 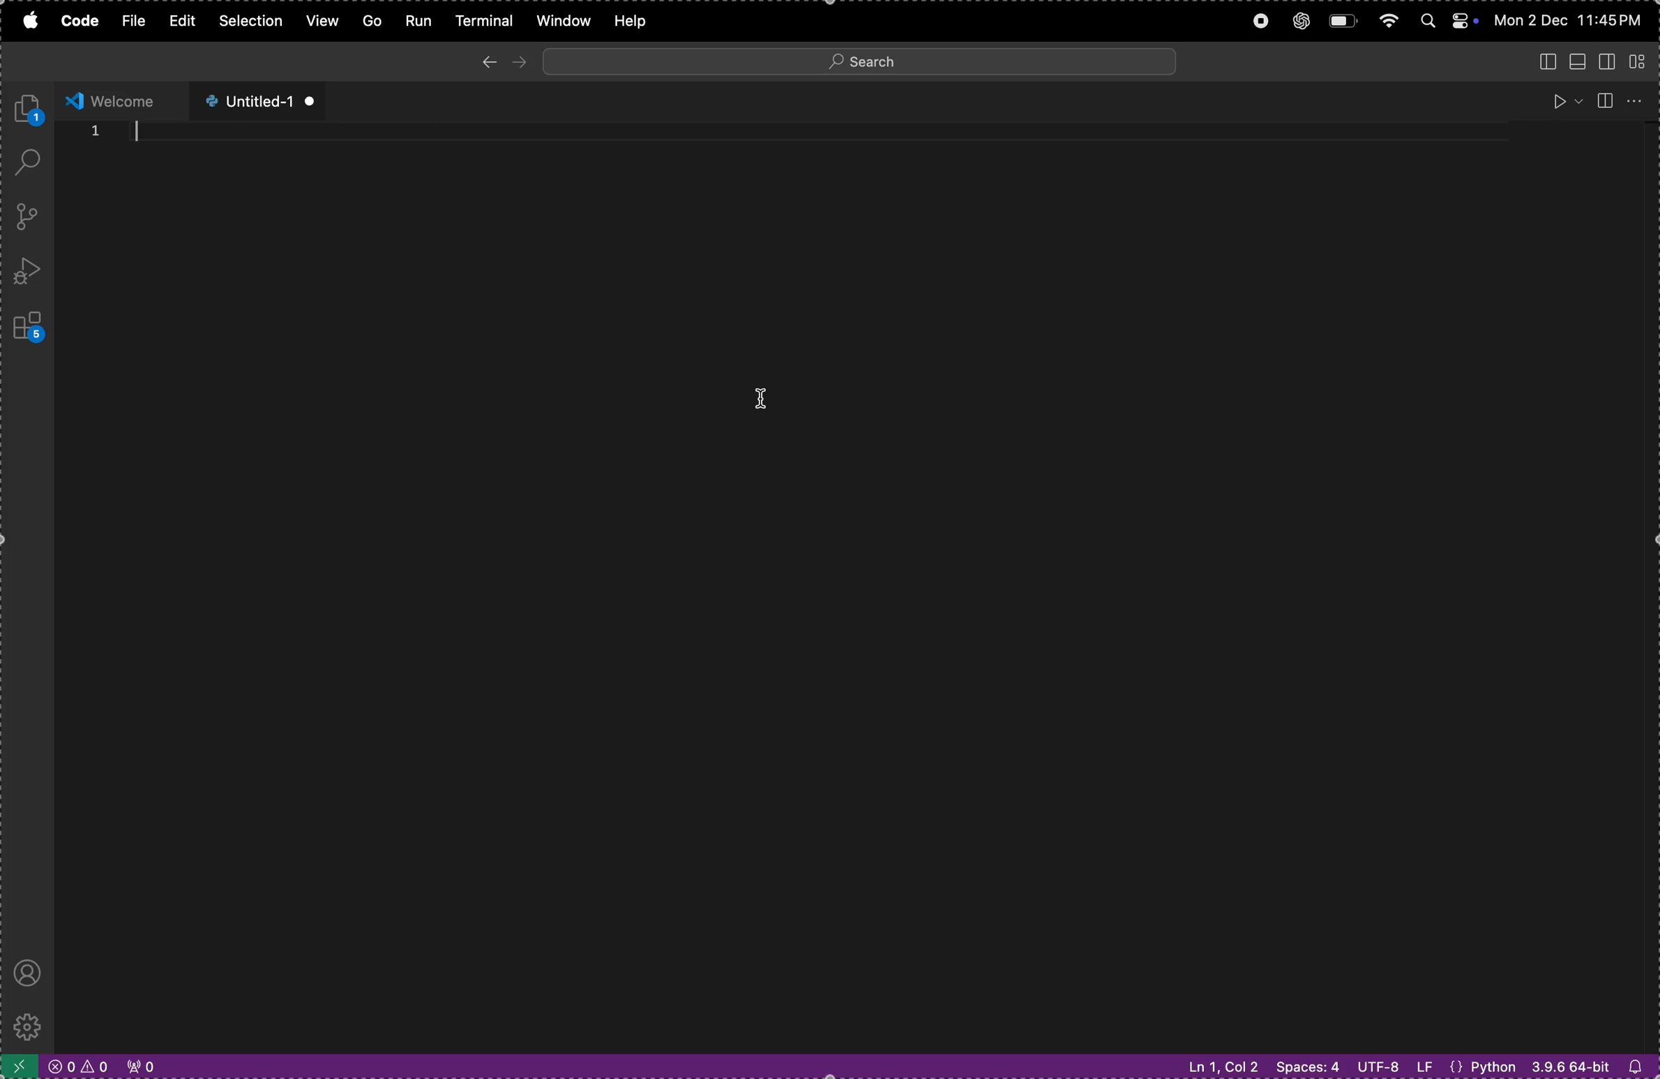 What do you see at coordinates (561, 20) in the screenshot?
I see `window` at bounding box center [561, 20].